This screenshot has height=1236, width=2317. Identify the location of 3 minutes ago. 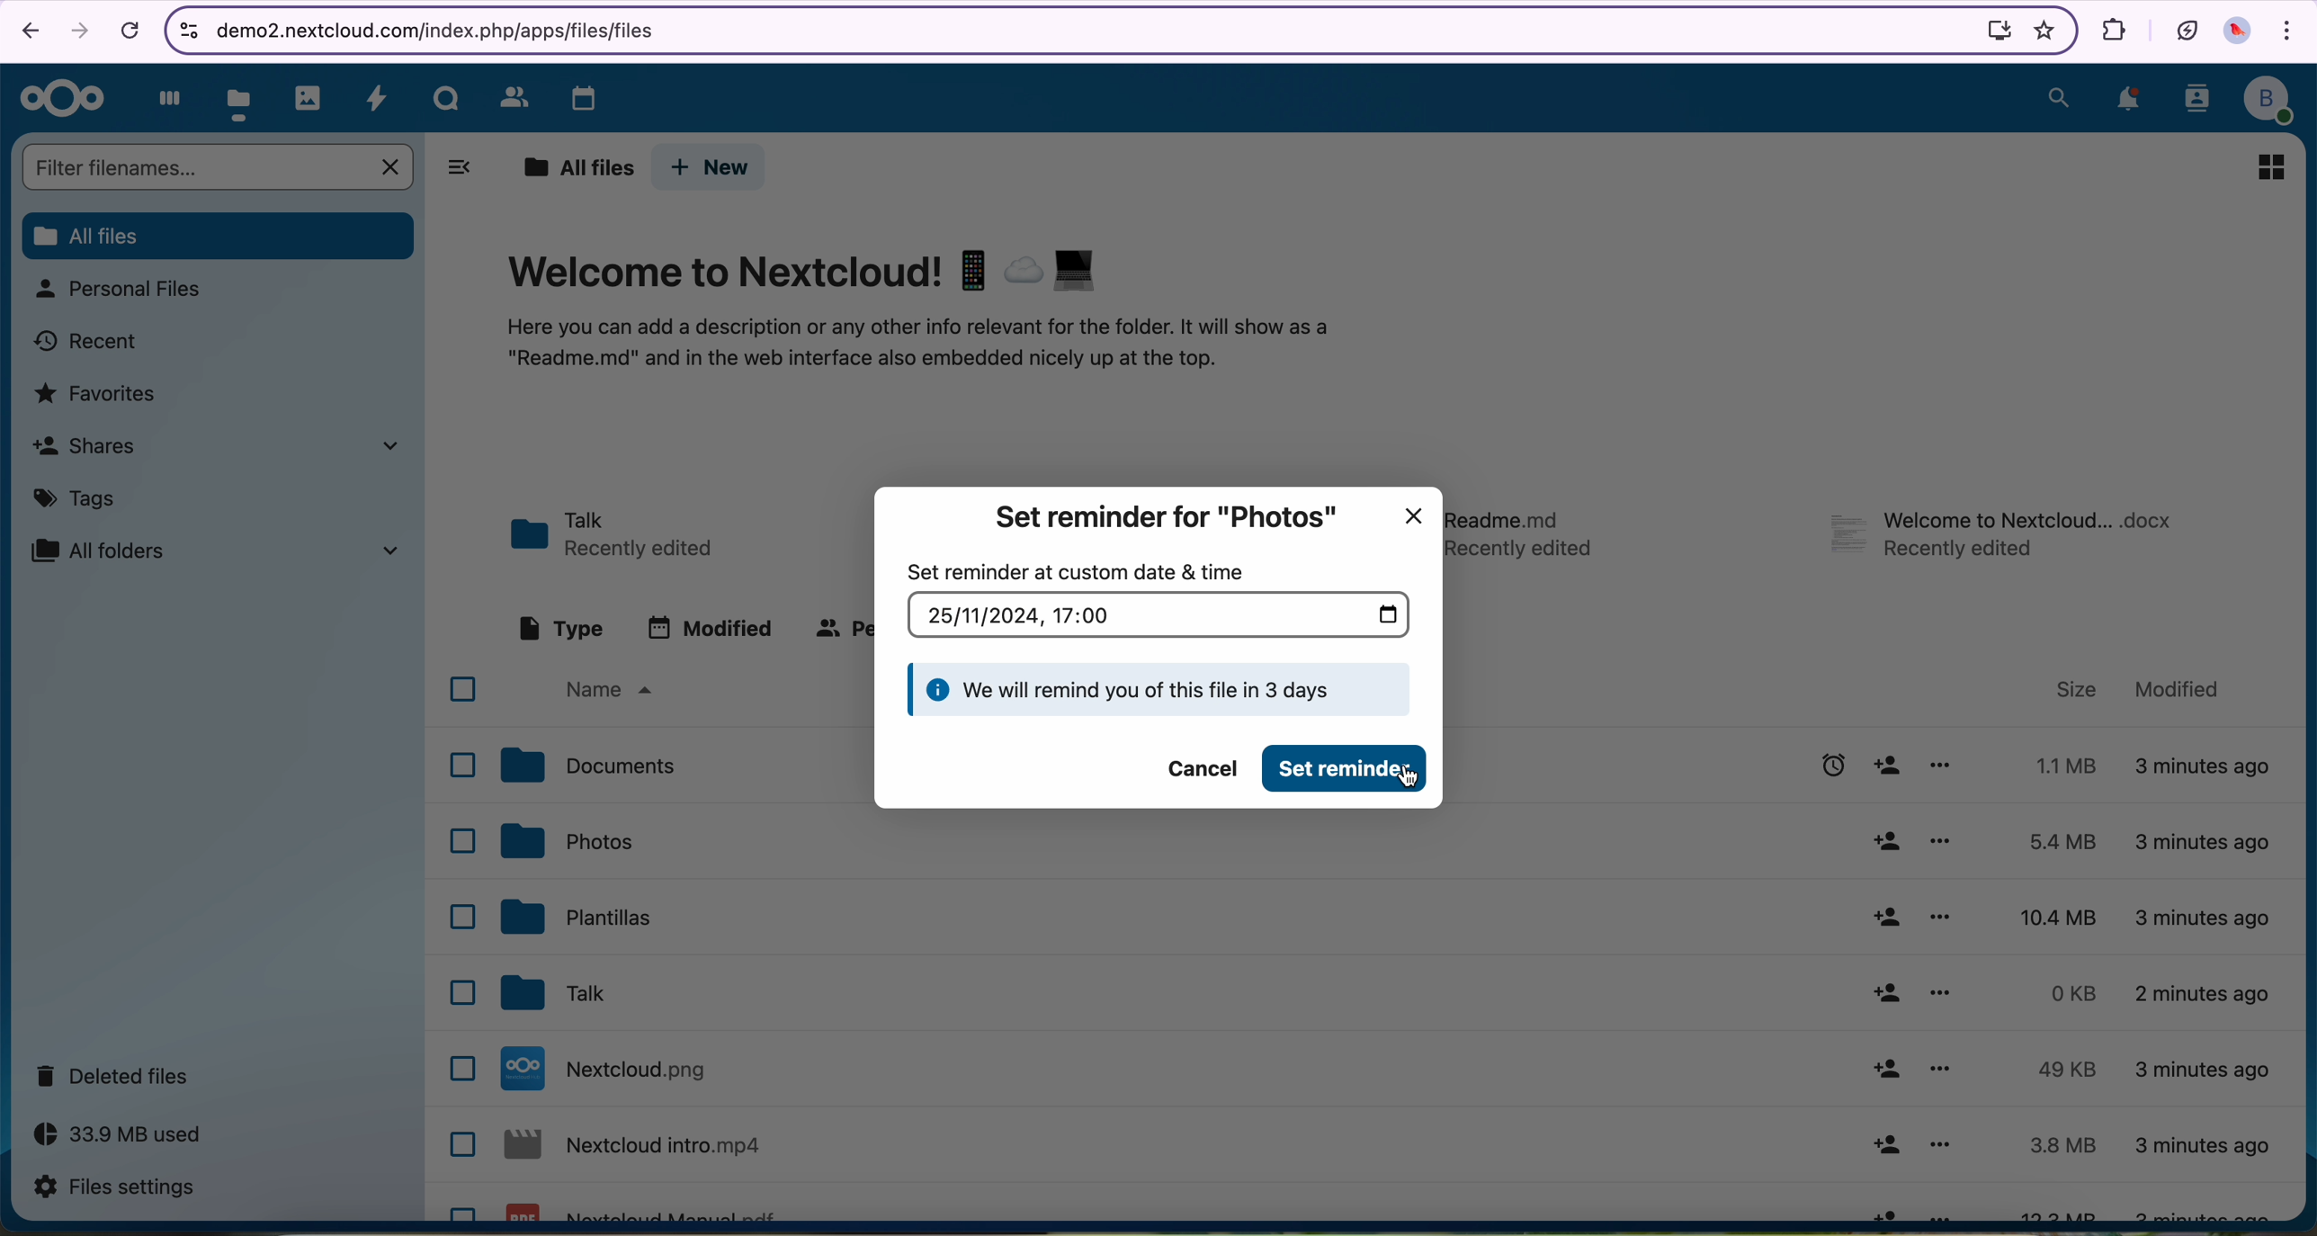
(2203, 1147).